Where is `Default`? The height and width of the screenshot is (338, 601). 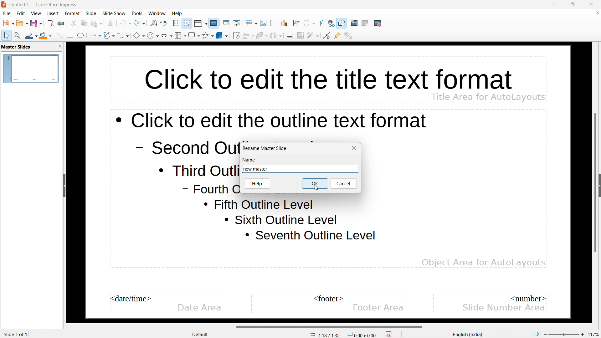 Default is located at coordinates (201, 334).